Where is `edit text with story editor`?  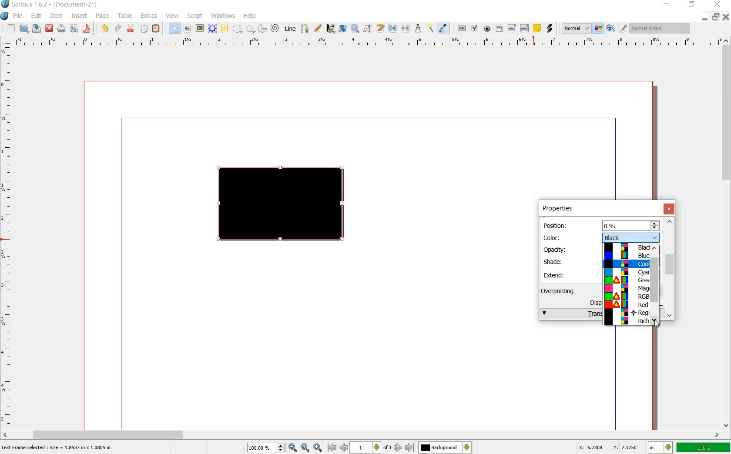
edit text with story editor is located at coordinates (380, 28).